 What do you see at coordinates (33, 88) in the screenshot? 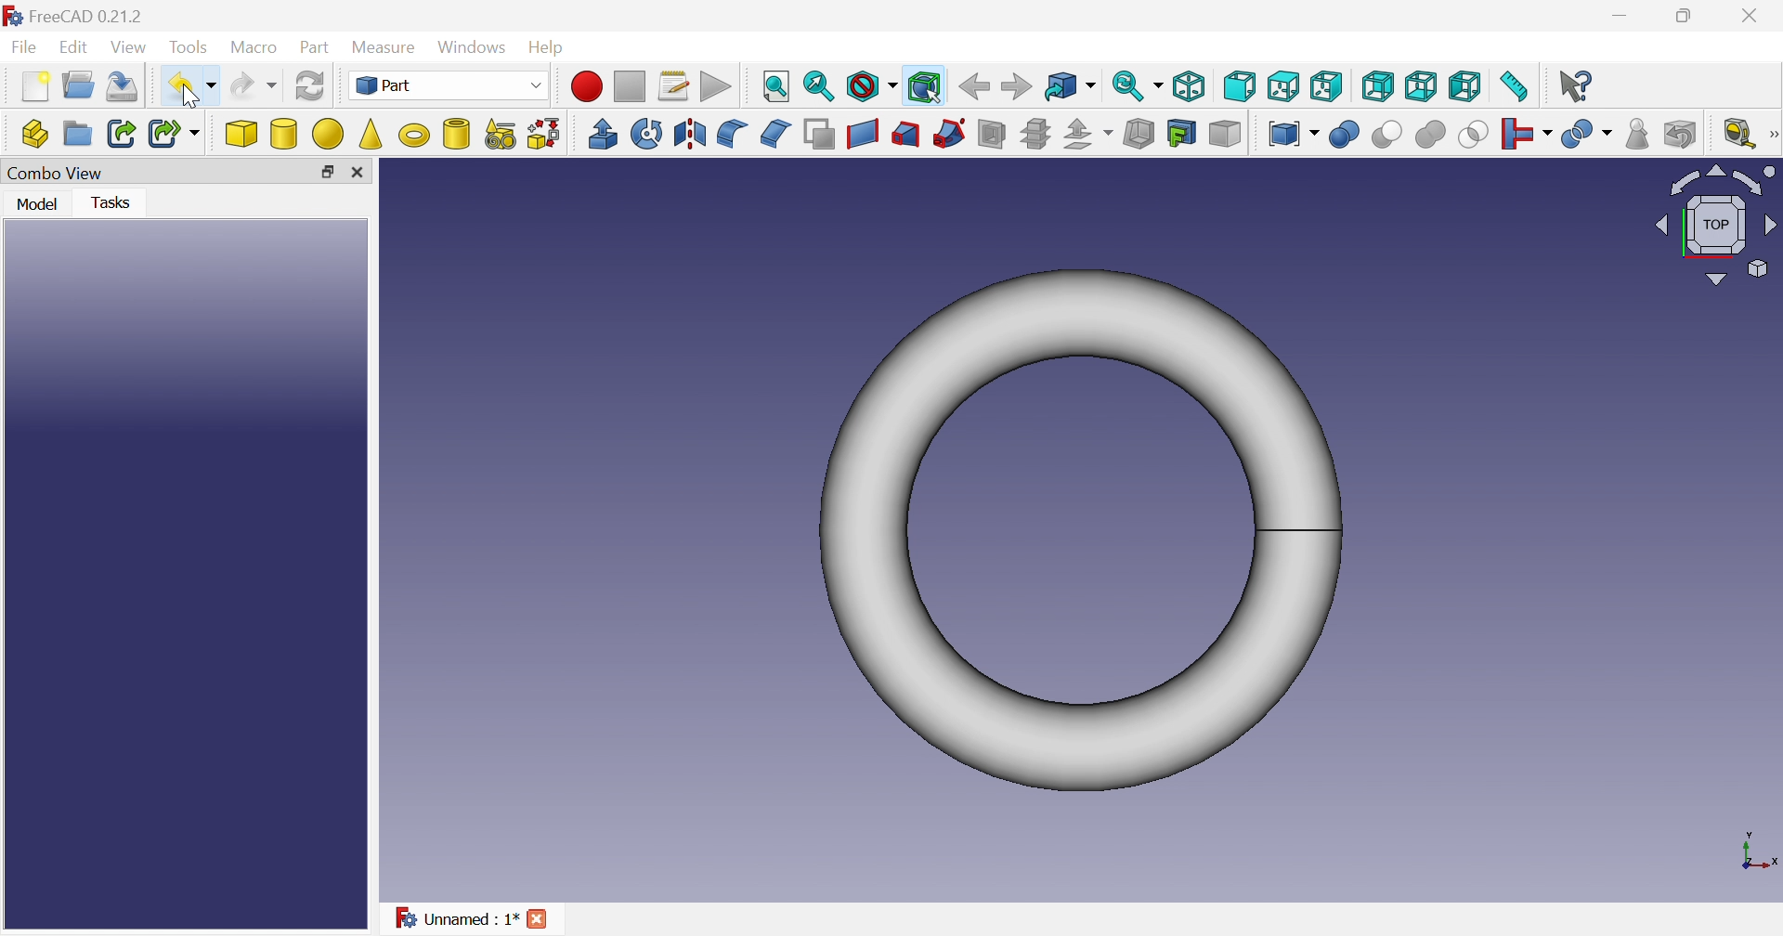
I see `New` at bounding box center [33, 88].